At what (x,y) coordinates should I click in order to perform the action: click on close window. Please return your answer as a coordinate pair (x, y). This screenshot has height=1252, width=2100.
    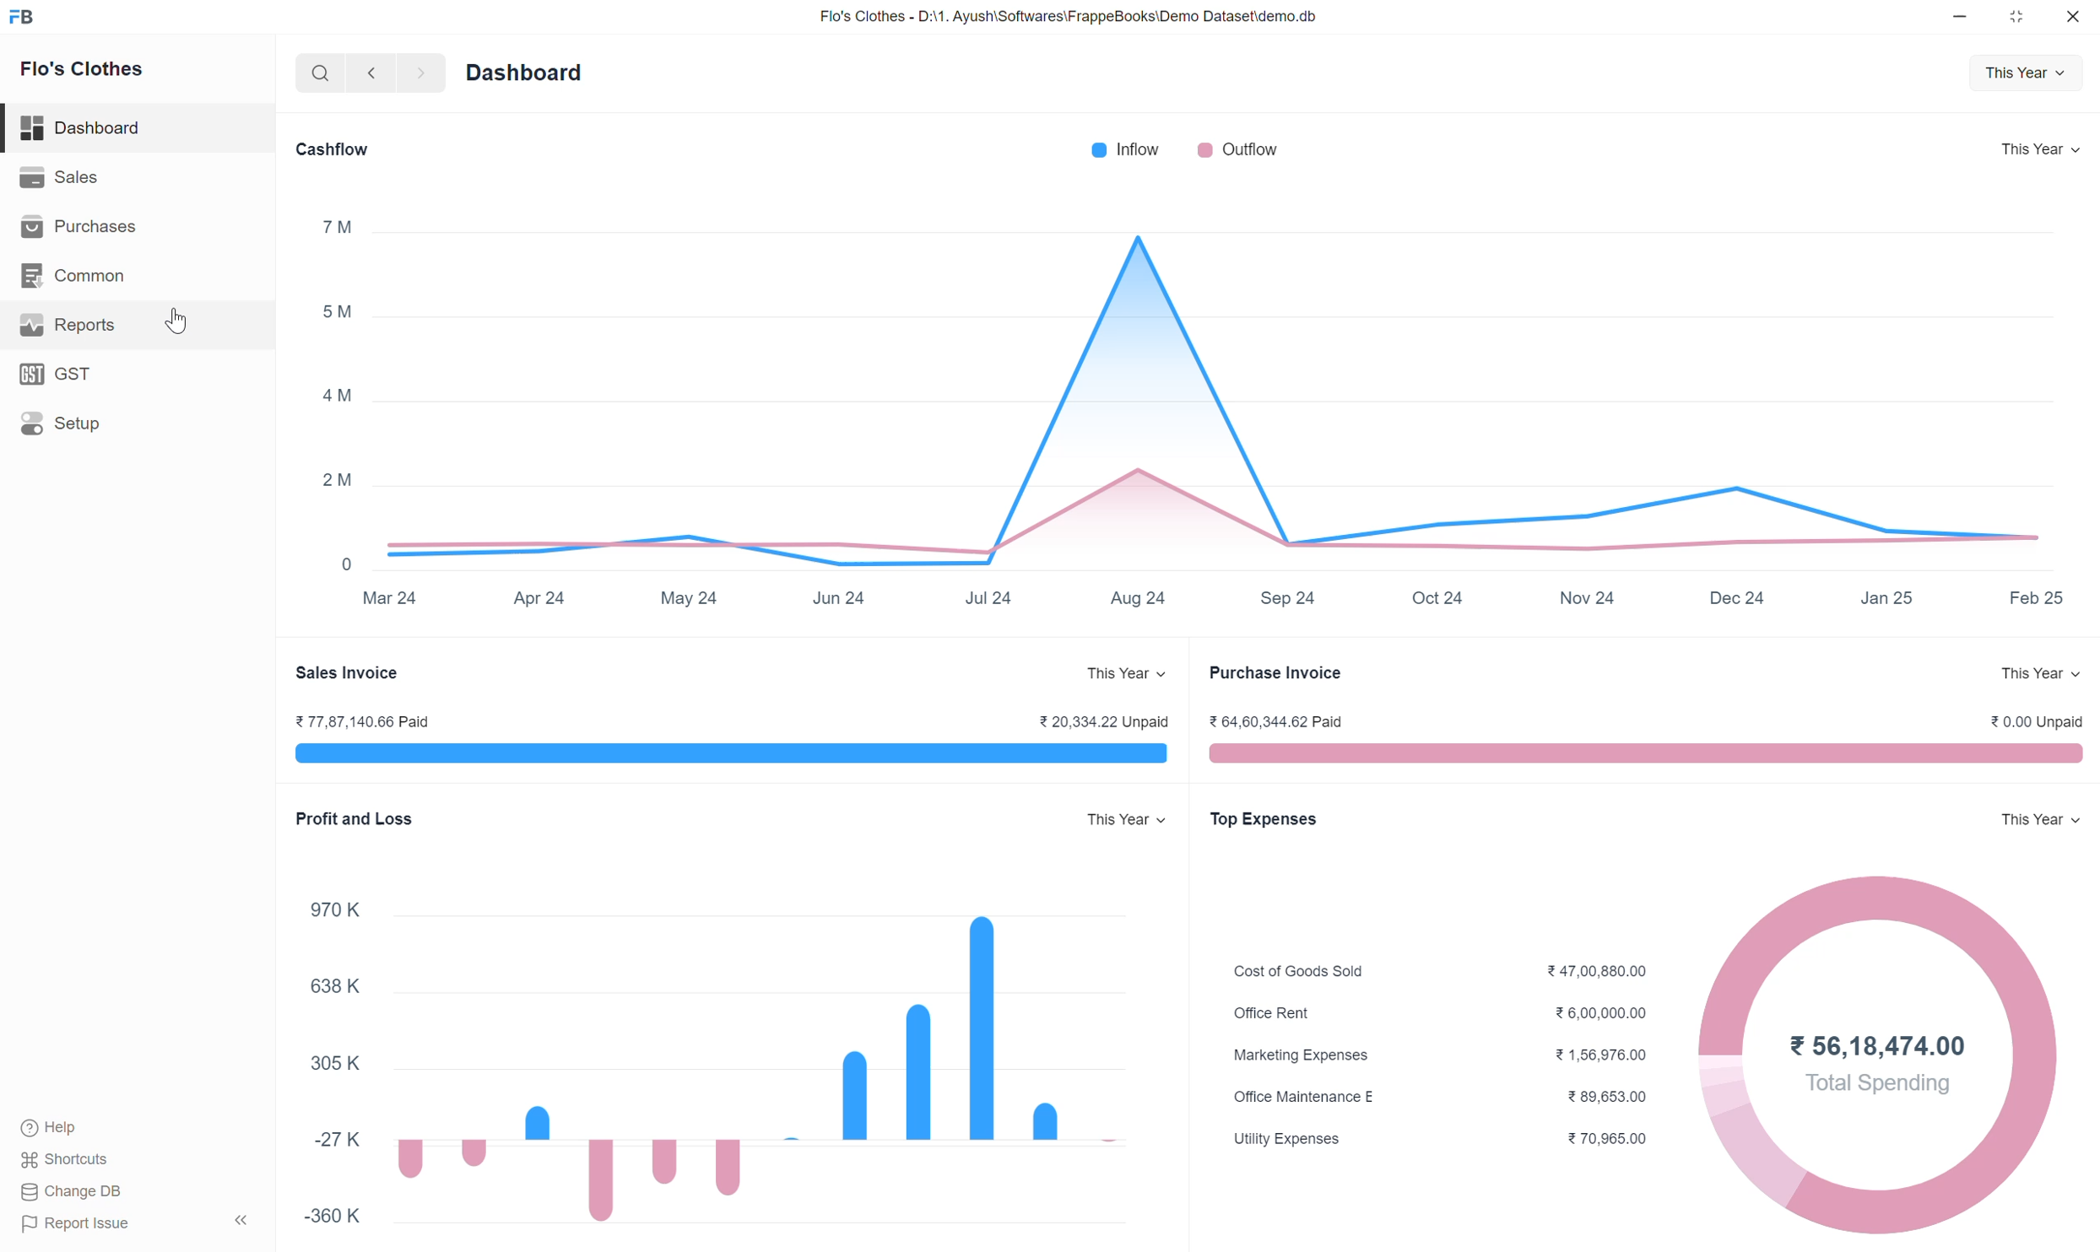
    Looking at the image, I should click on (2072, 16).